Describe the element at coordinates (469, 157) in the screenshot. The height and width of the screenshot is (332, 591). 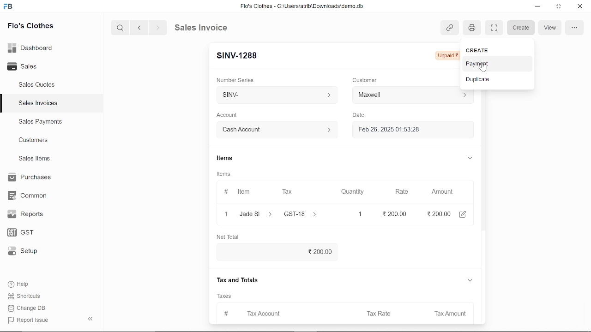
I see `expand` at that location.